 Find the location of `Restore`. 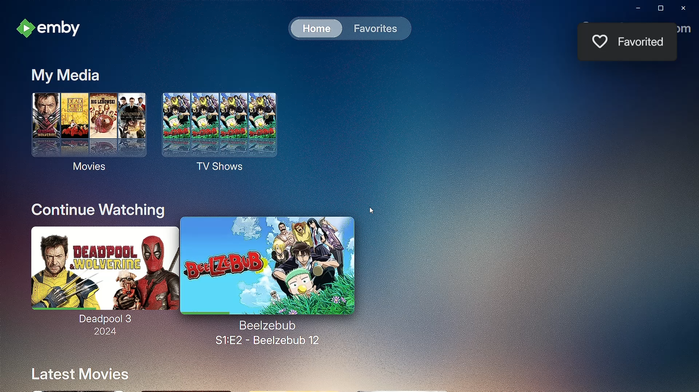

Restore is located at coordinates (659, 8).